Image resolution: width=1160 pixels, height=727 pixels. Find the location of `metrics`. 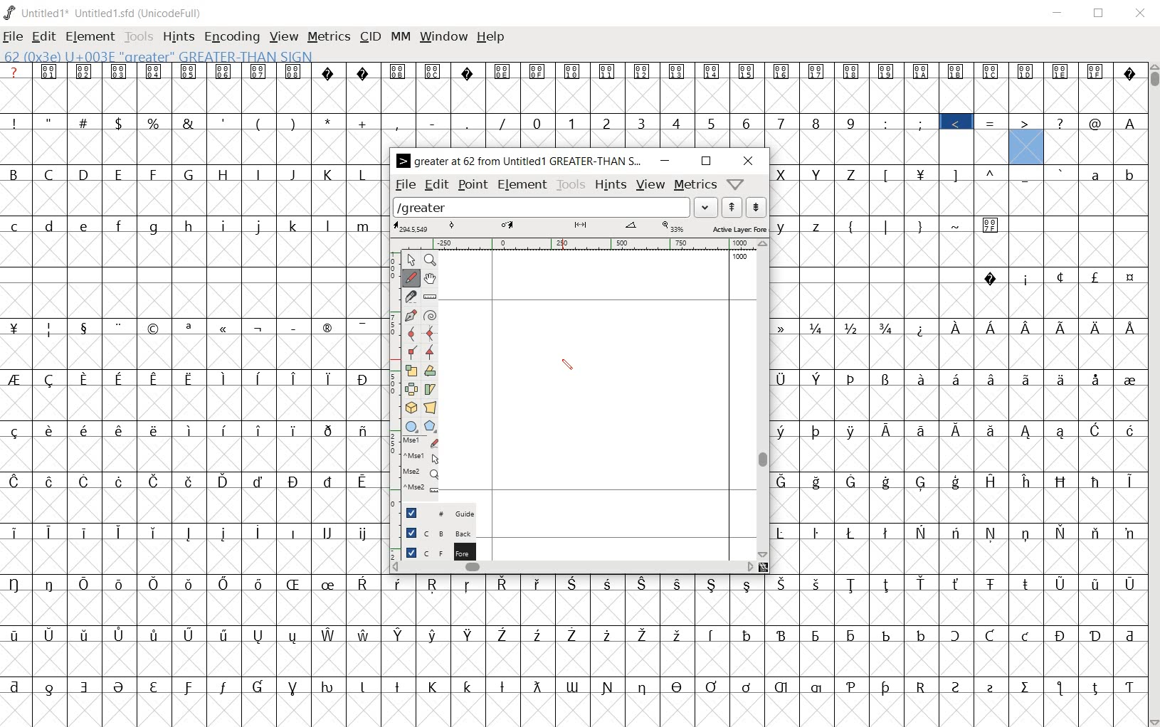

metrics is located at coordinates (330, 38).